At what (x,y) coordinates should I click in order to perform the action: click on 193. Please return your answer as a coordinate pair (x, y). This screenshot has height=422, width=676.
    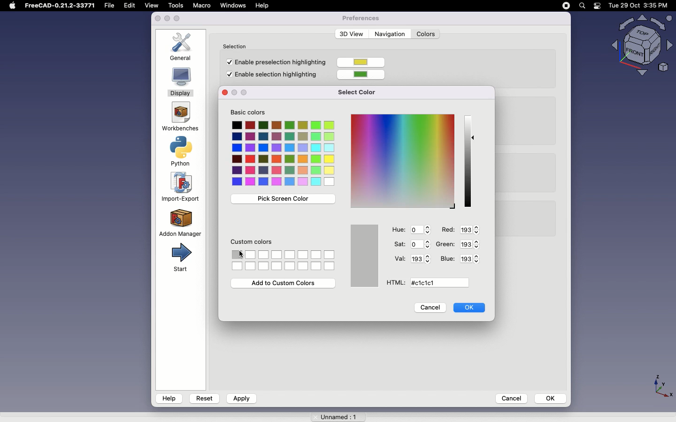
    Looking at the image, I should click on (473, 259).